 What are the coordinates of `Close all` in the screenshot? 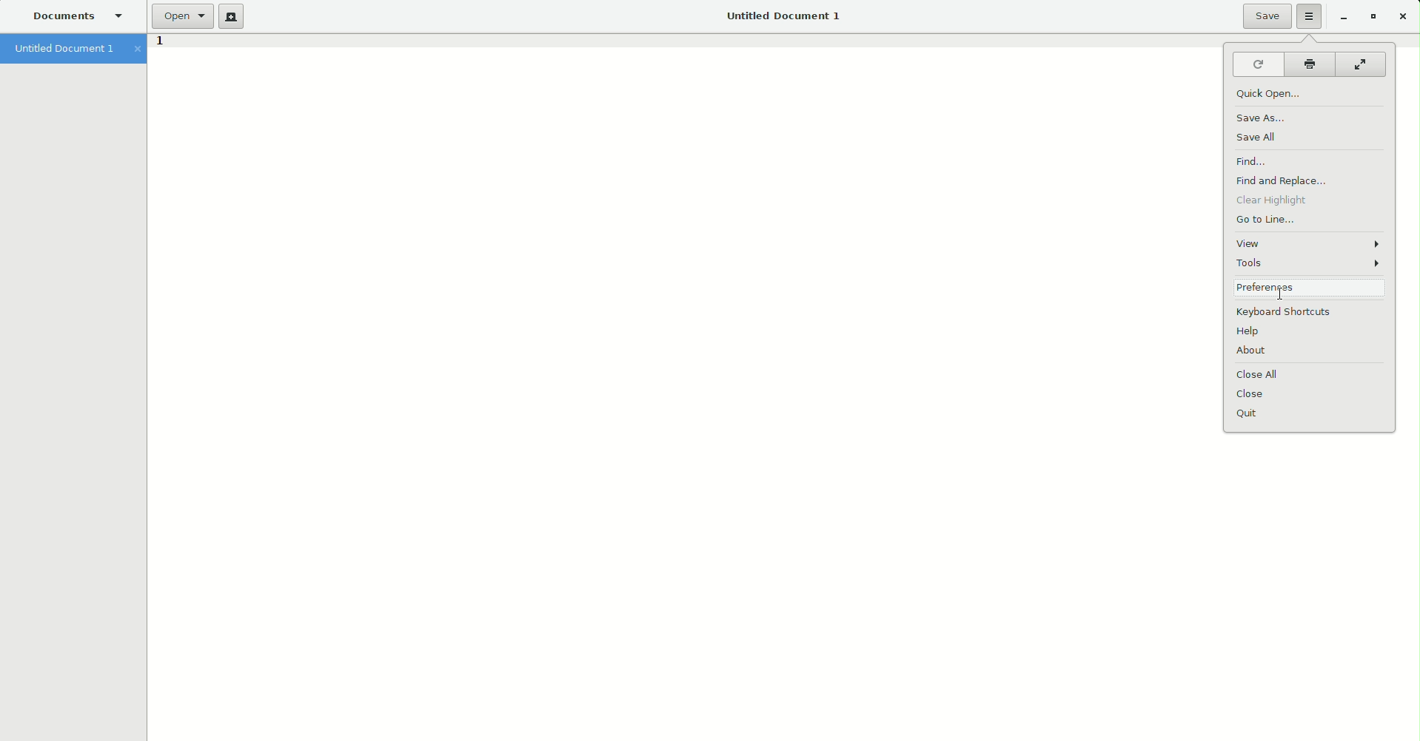 It's located at (1261, 377).